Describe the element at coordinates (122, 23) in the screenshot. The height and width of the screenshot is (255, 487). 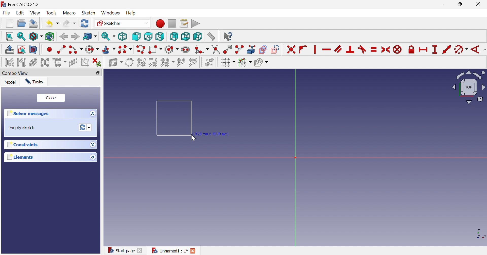
I see `Sketcher` at that location.